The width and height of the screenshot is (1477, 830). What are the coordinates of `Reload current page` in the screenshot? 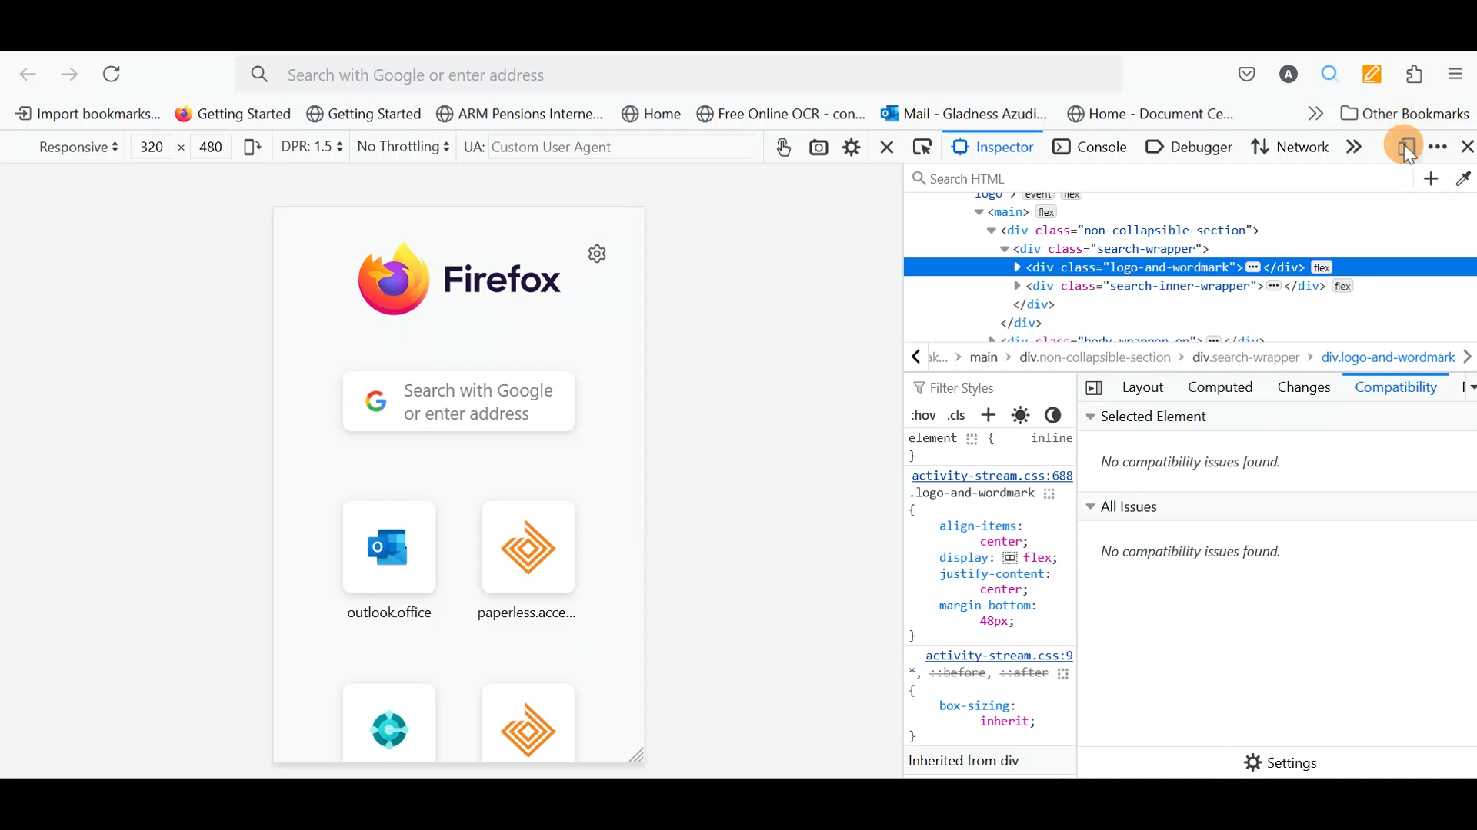 It's located at (117, 72).